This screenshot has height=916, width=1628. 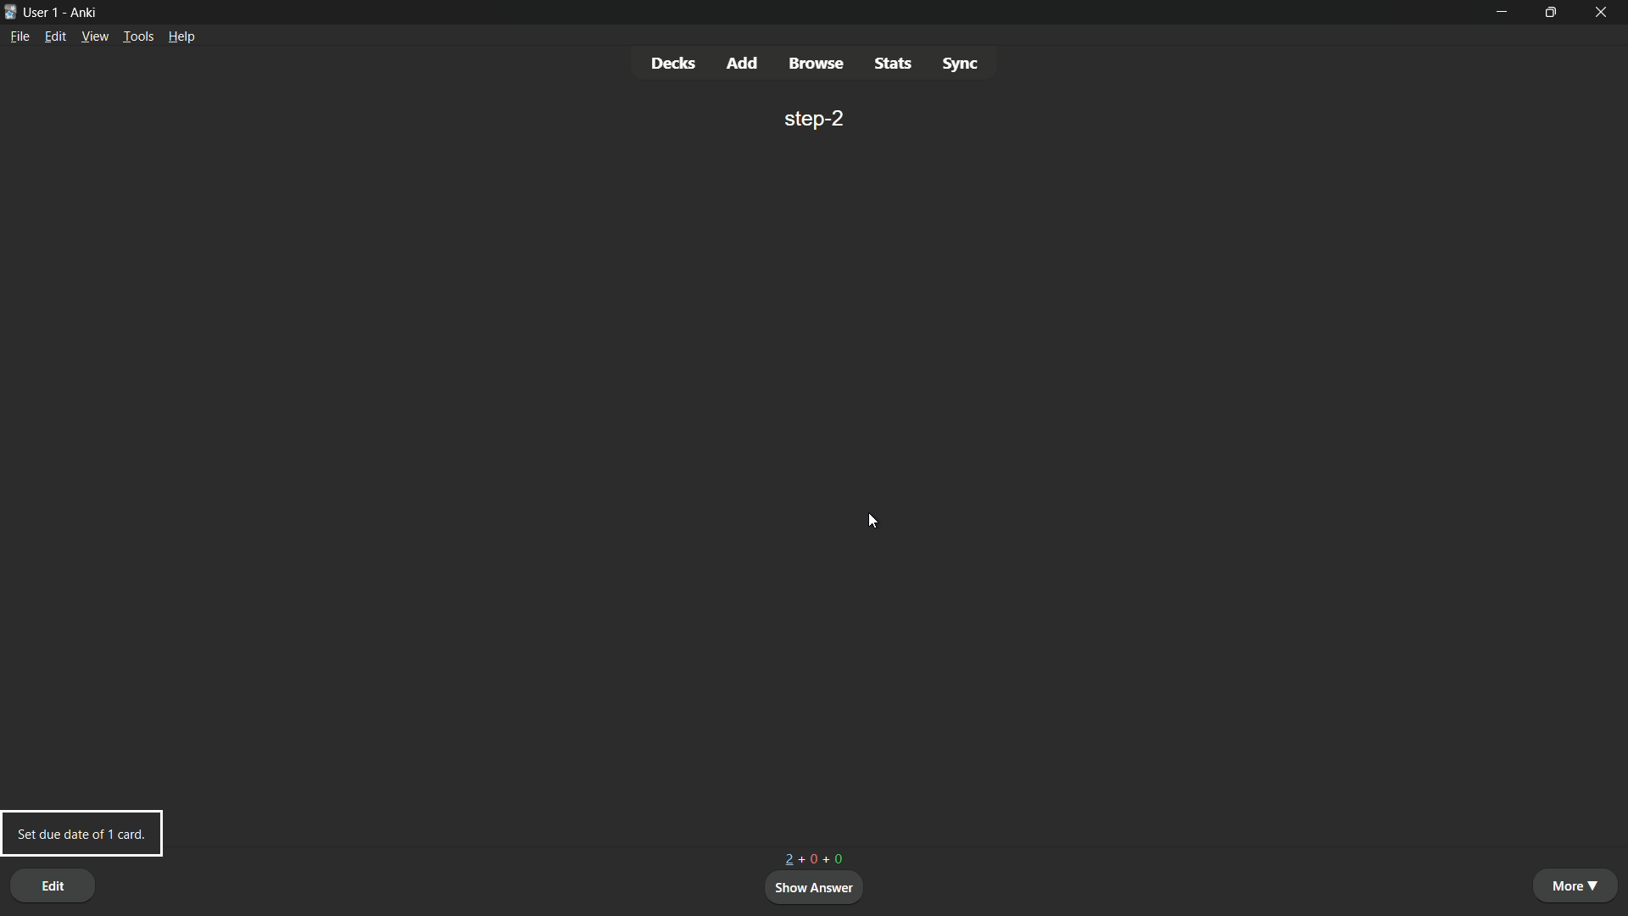 What do you see at coordinates (816, 888) in the screenshot?
I see `show answer` at bounding box center [816, 888].